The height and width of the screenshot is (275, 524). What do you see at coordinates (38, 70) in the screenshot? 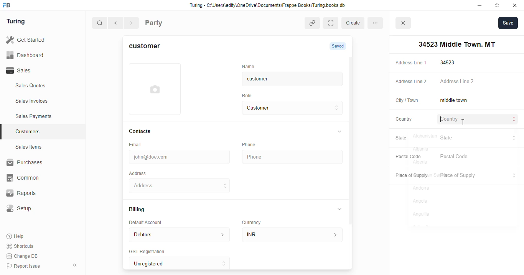
I see `Sales` at bounding box center [38, 70].